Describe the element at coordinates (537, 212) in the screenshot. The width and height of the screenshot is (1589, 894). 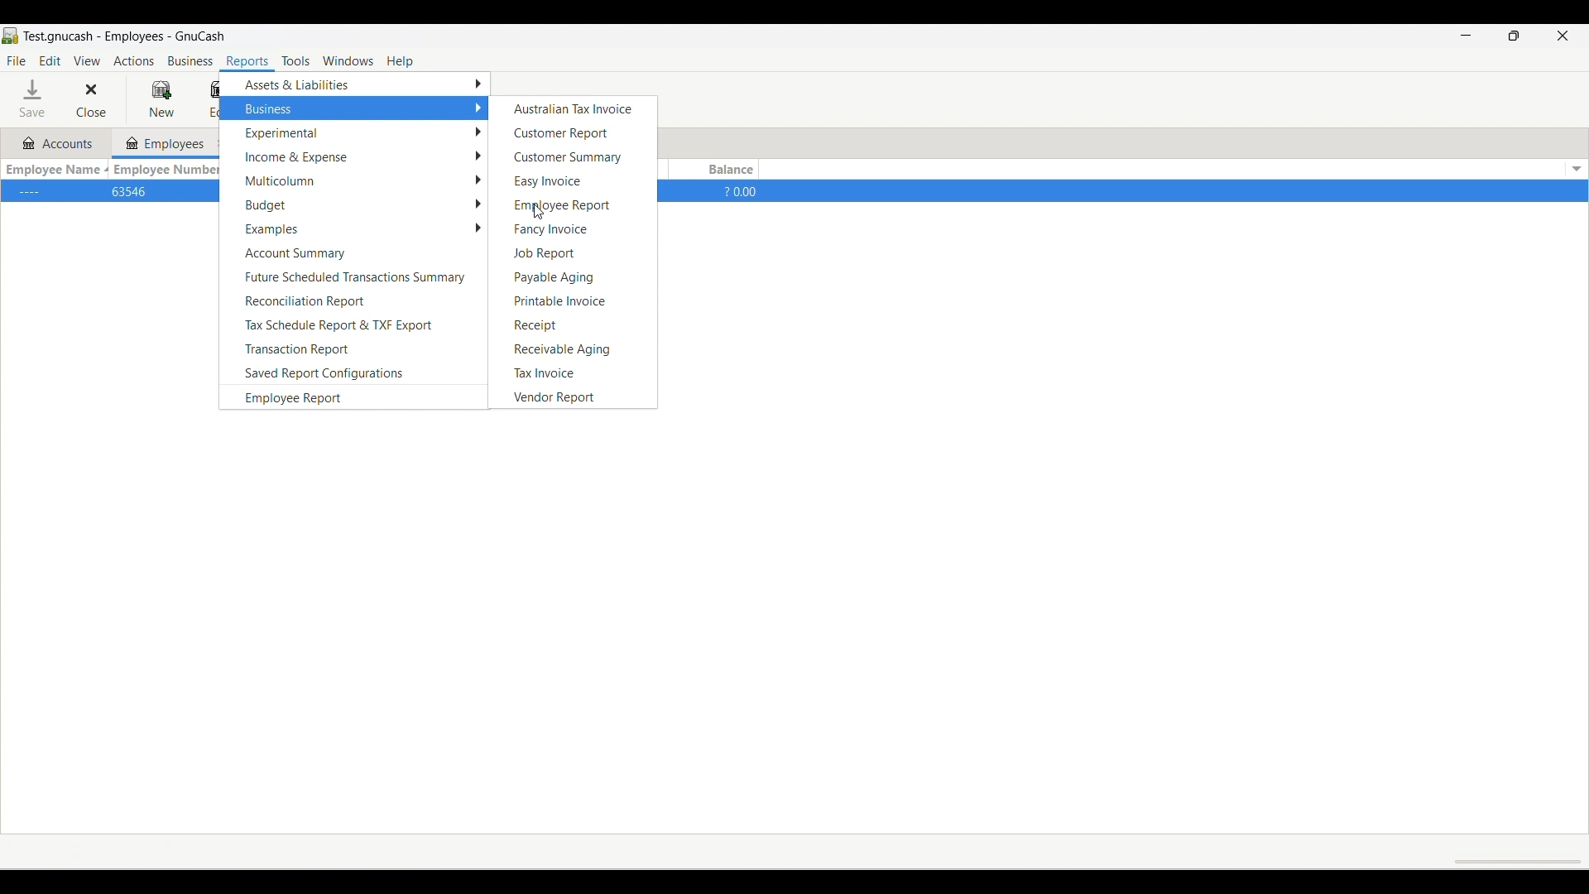
I see `Cursor clicking on employee report` at that location.